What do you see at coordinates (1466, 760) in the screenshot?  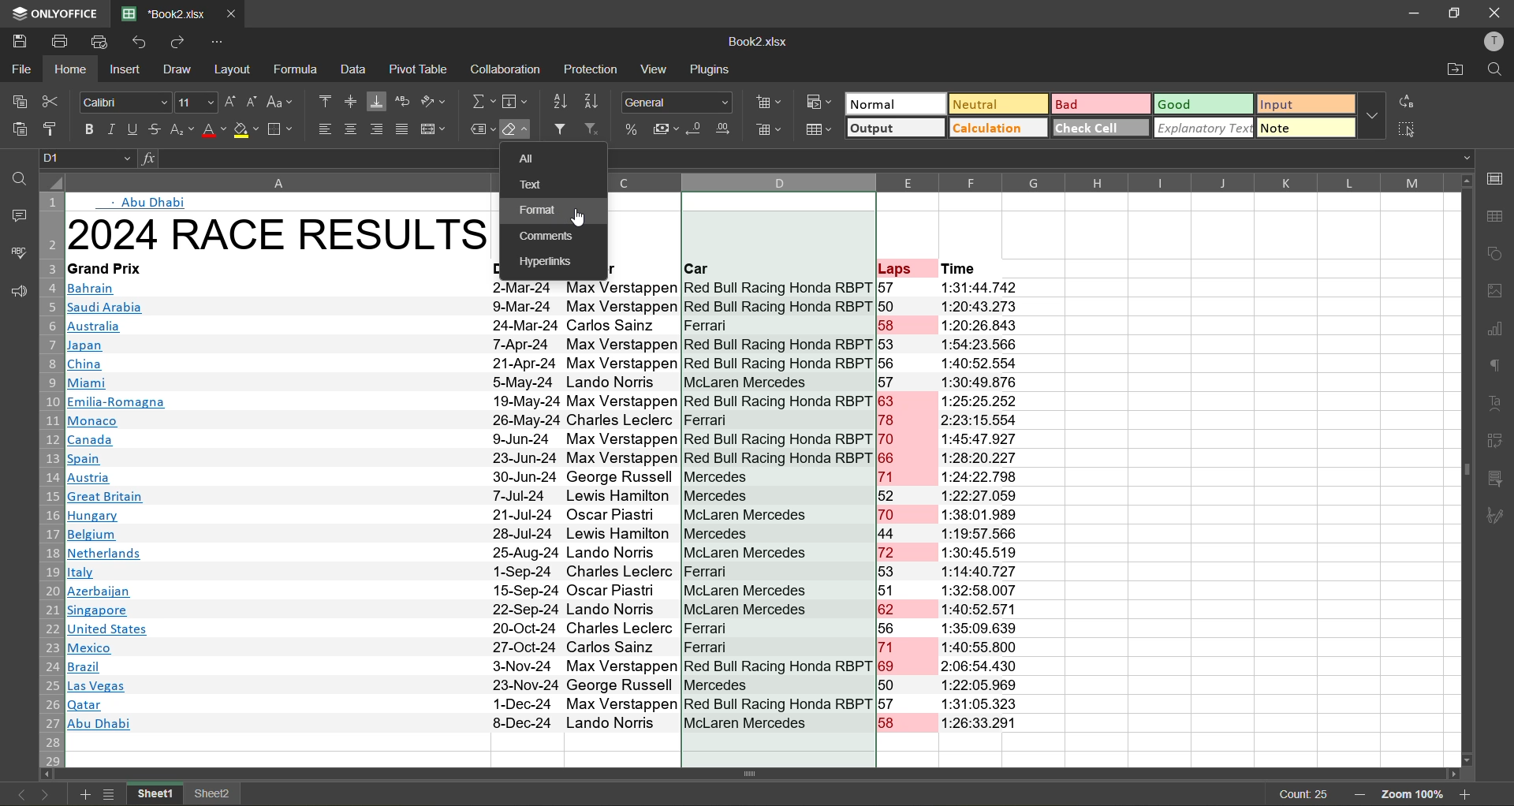 I see `move down` at bounding box center [1466, 760].